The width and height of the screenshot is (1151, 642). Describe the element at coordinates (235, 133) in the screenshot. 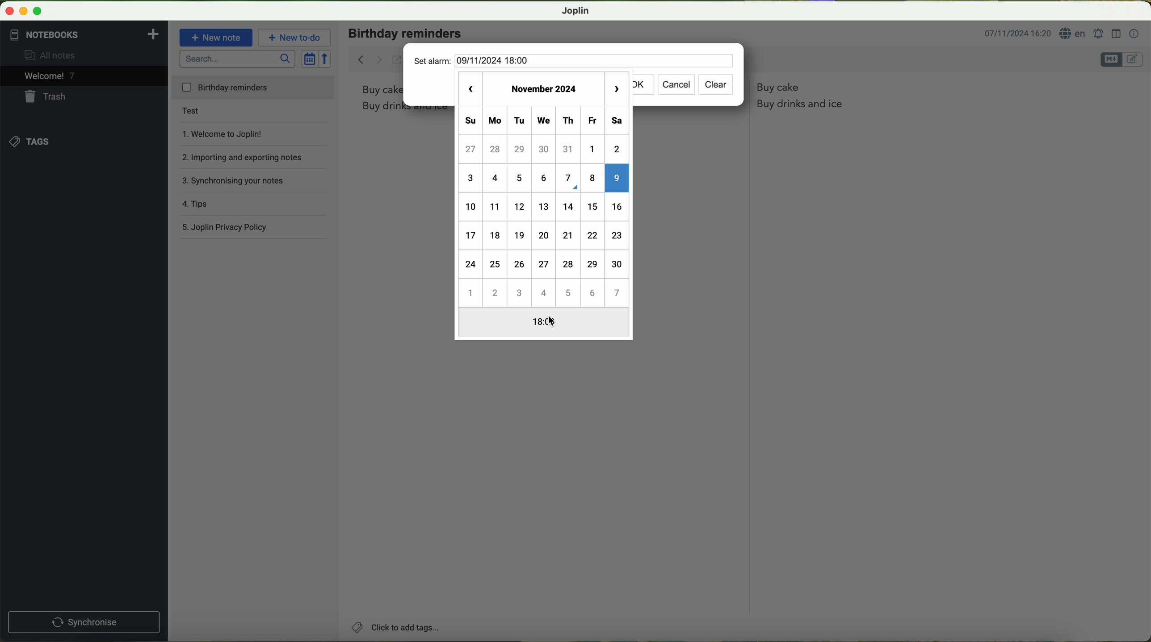

I see `welcome to Joplin` at that location.